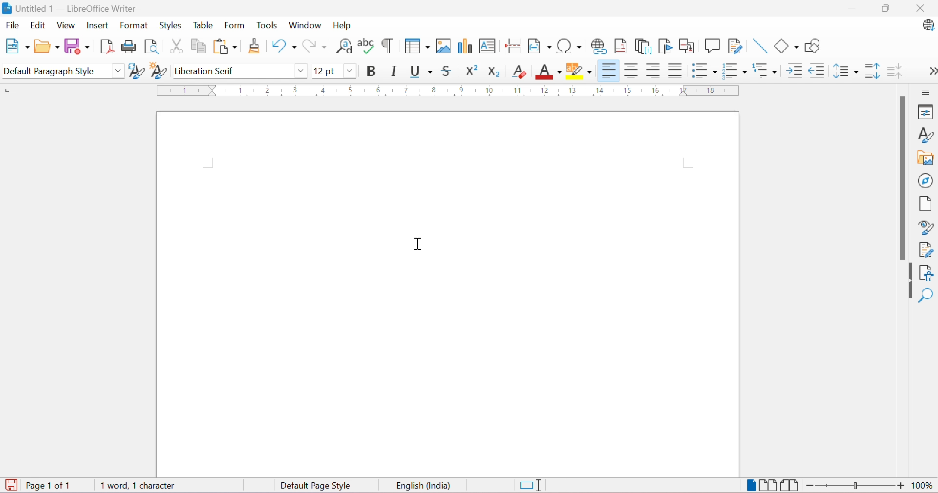  Describe the element at coordinates (316, 486) in the screenshot. I see `Default Page Style` at that location.